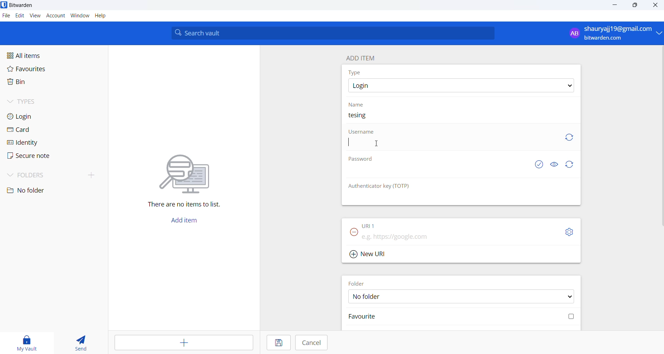 The image size is (664, 354). What do you see at coordinates (31, 116) in the screenshot?
I see `login` at bounding box center [31, 116].